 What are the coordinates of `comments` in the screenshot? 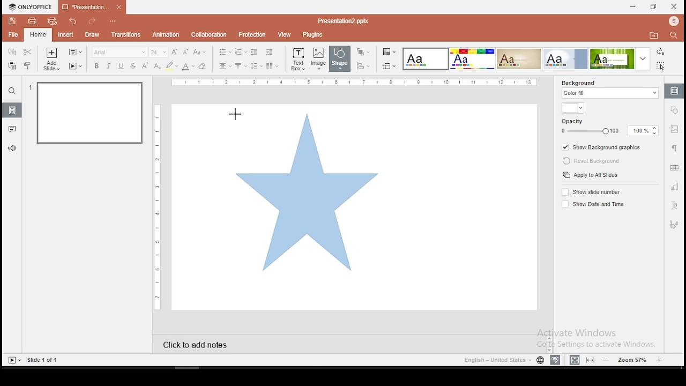 It's located at (12, 129).